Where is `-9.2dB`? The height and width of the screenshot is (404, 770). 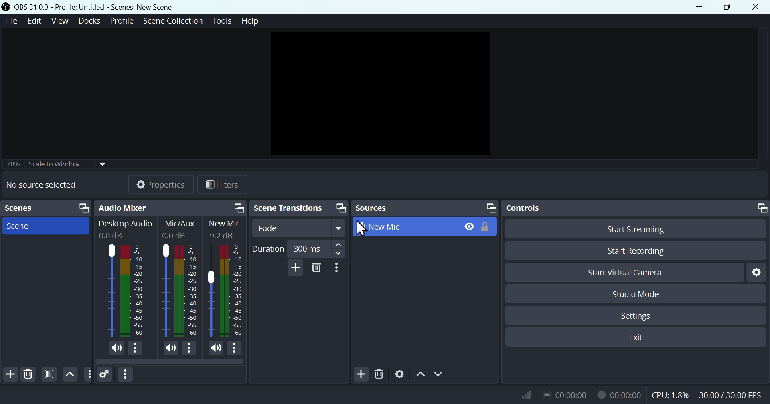
-9.2dB is located at coordinates (222, 236).